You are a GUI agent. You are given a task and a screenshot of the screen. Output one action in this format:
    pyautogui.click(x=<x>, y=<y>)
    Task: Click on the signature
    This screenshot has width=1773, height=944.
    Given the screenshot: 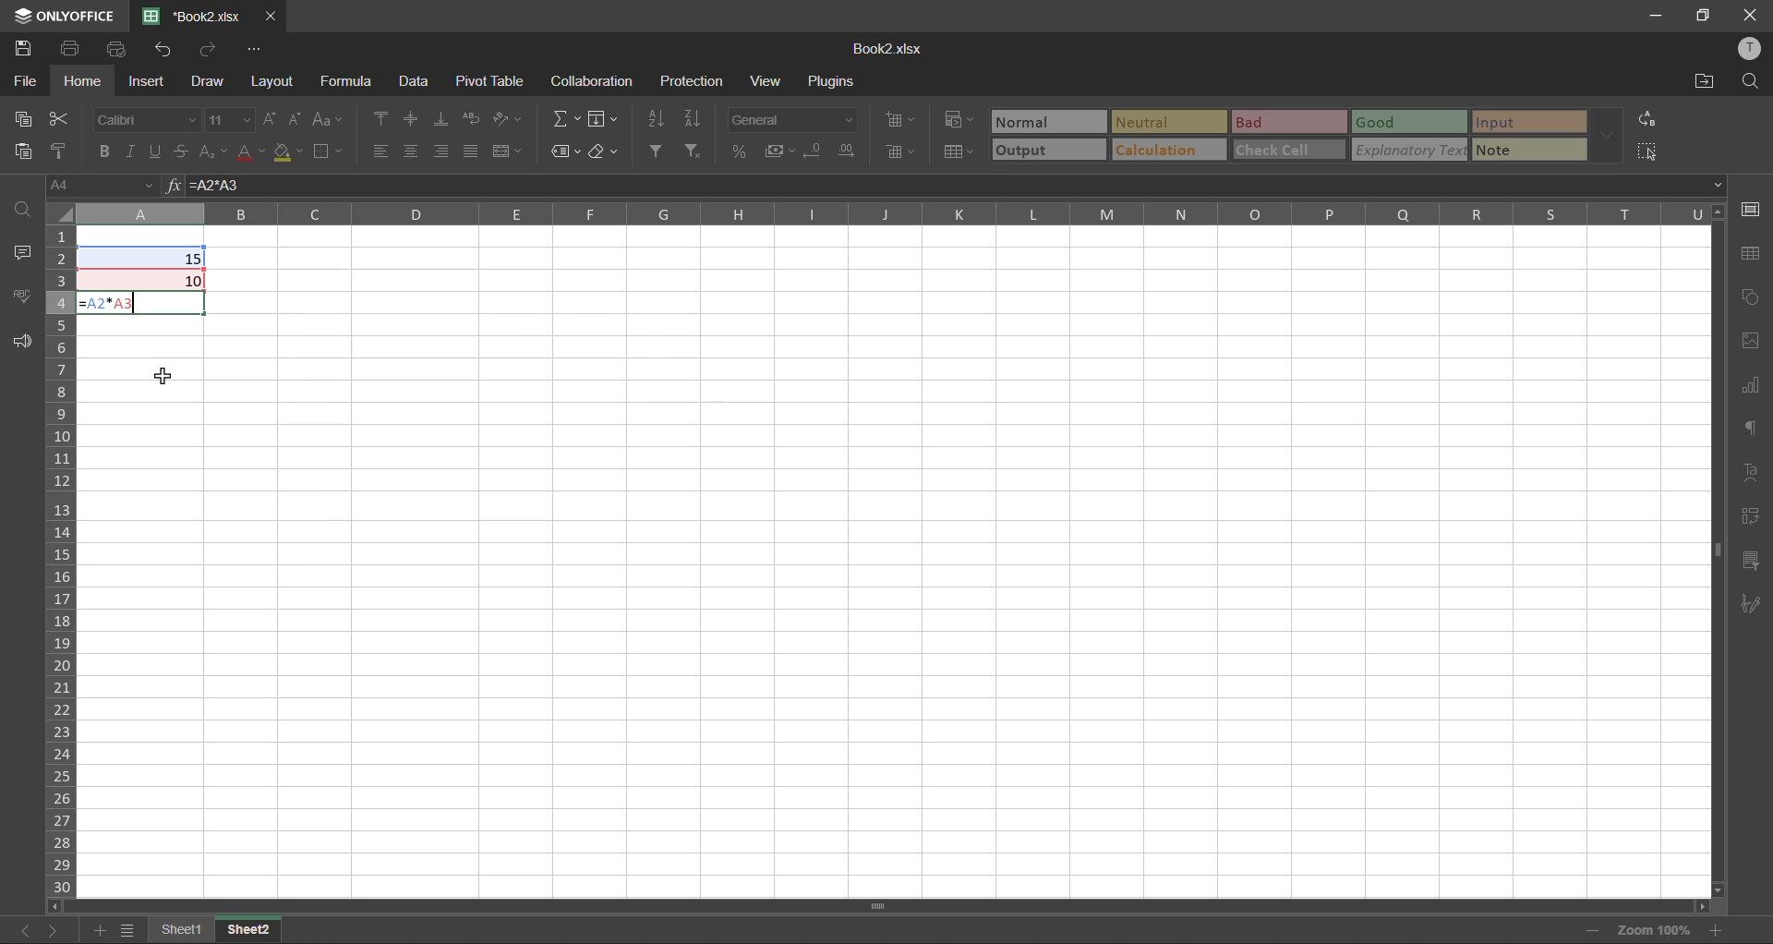 What is the action you would take?
    pyautogui.click(x=1752, y=605)
    